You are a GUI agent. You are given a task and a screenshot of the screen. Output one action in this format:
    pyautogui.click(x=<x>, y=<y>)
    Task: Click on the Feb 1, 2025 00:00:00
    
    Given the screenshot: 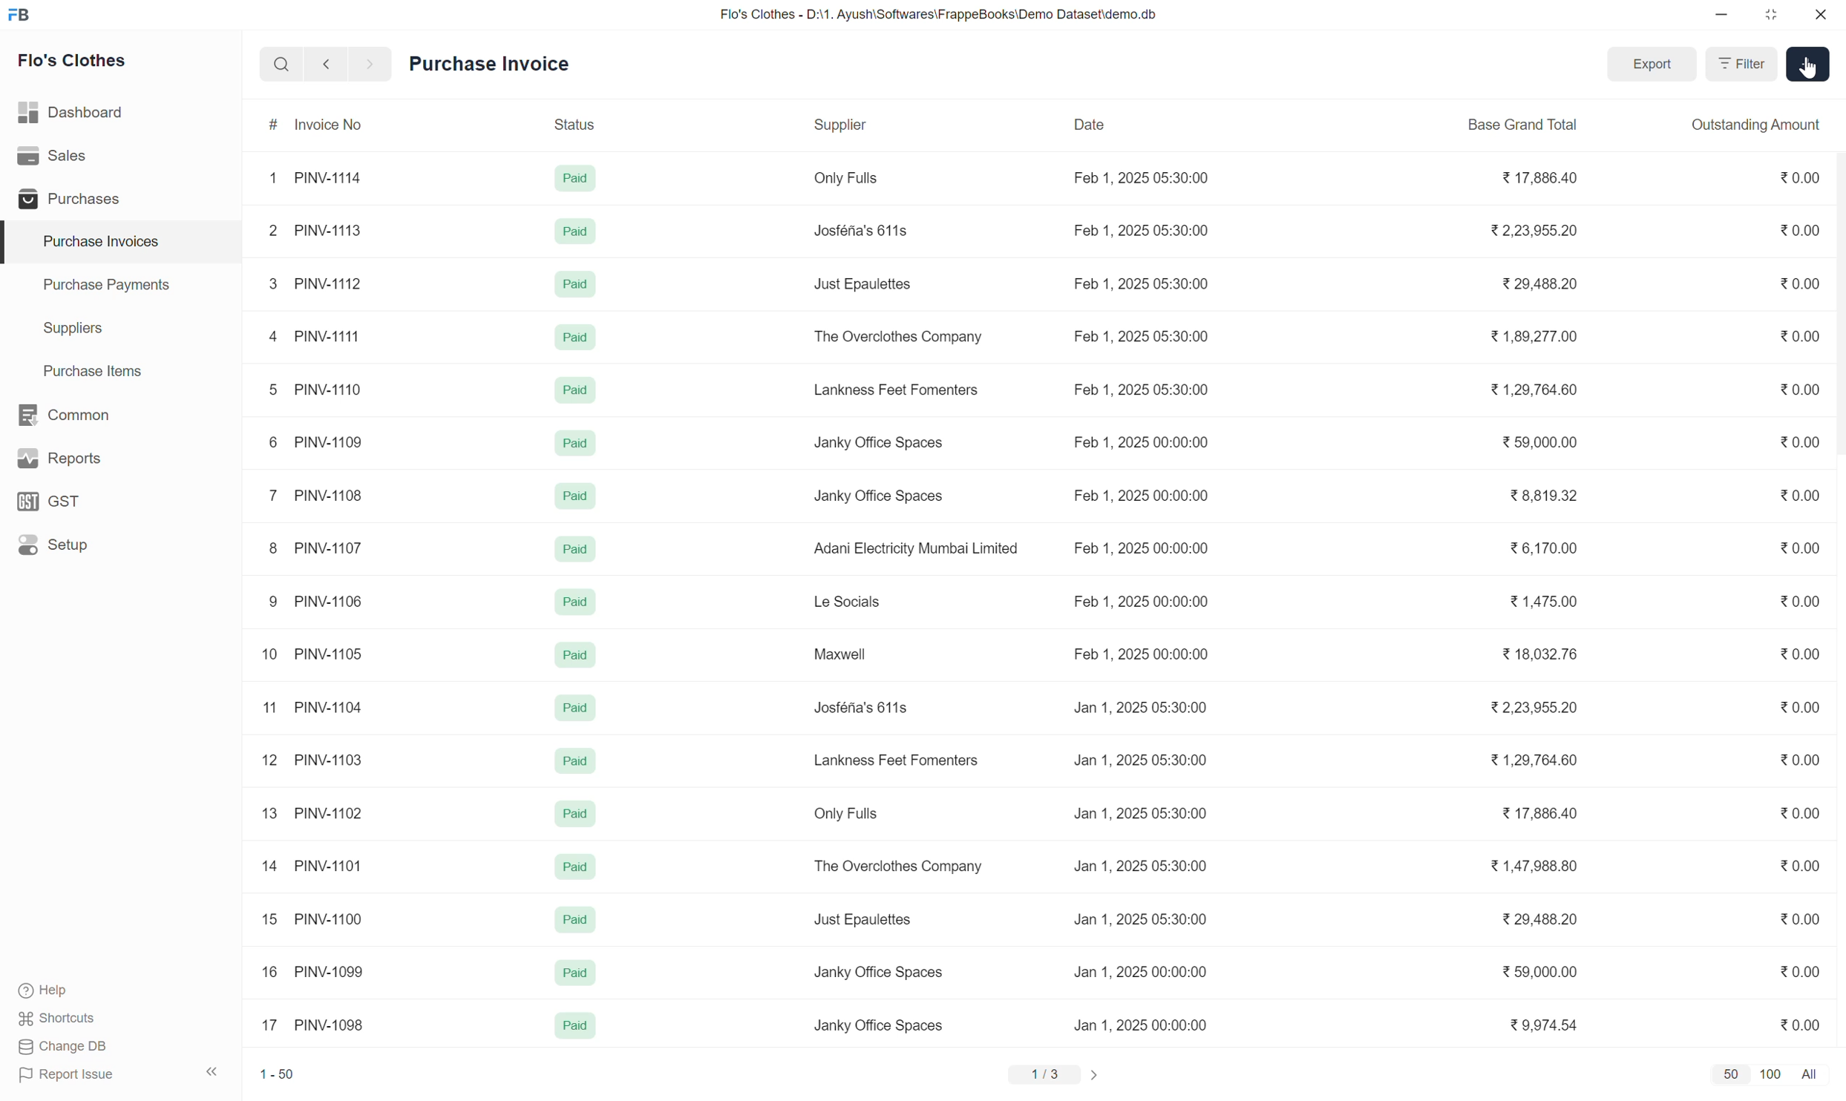 What is the action you would take?
    pyautogui.click(x=1142, y=601)
    